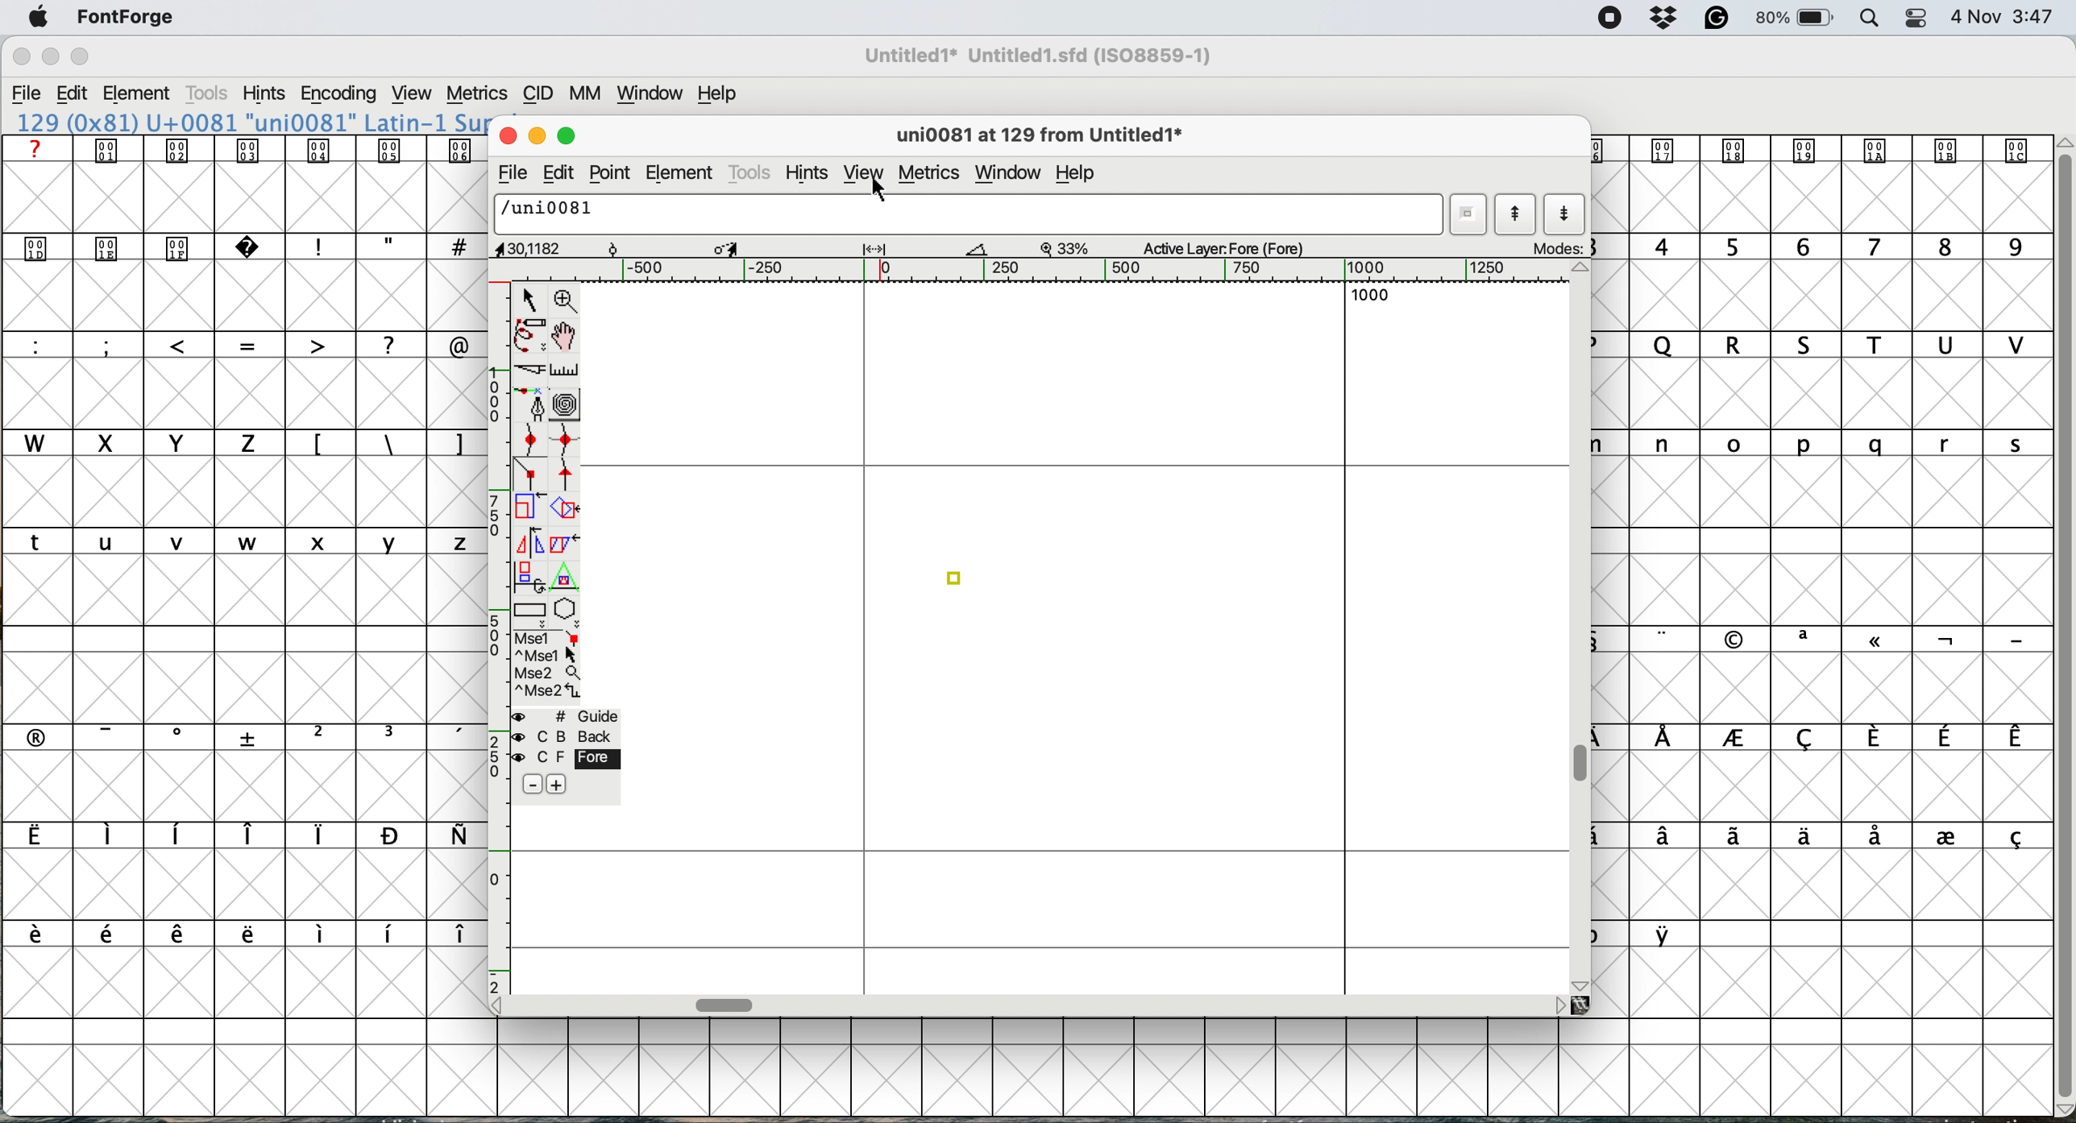  I want to click on Tools, so click(210, 93).